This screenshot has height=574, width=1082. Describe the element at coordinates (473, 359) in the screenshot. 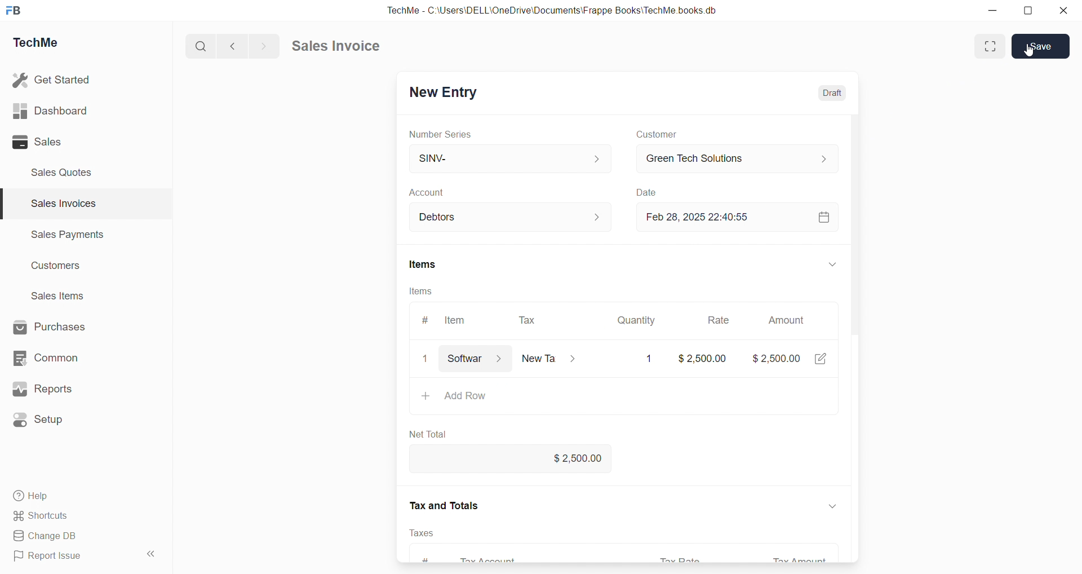

I see `Software` at that location.